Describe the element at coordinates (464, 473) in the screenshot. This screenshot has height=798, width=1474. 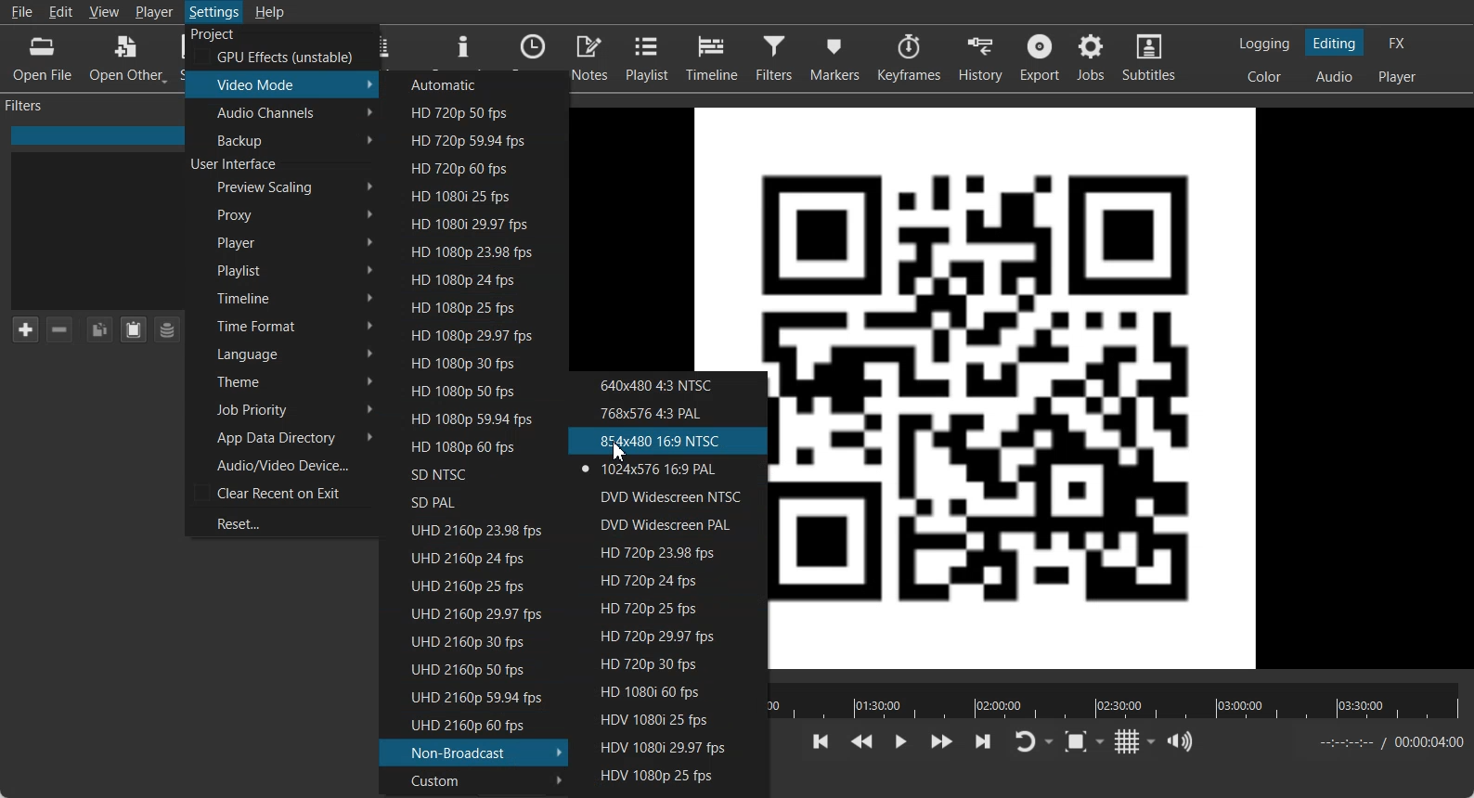
I see `SD NTSC` at that location.